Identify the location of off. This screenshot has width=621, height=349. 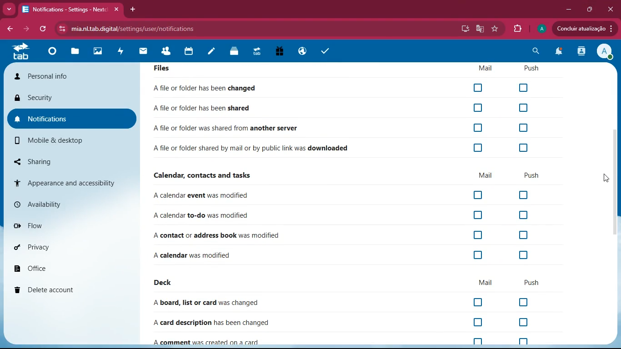
(521, 302).